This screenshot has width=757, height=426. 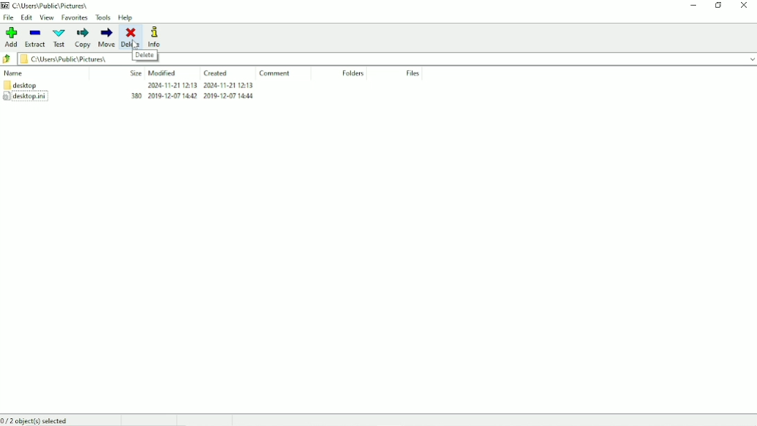 I want to click on desktop.ini, so click(x=35, y=96).